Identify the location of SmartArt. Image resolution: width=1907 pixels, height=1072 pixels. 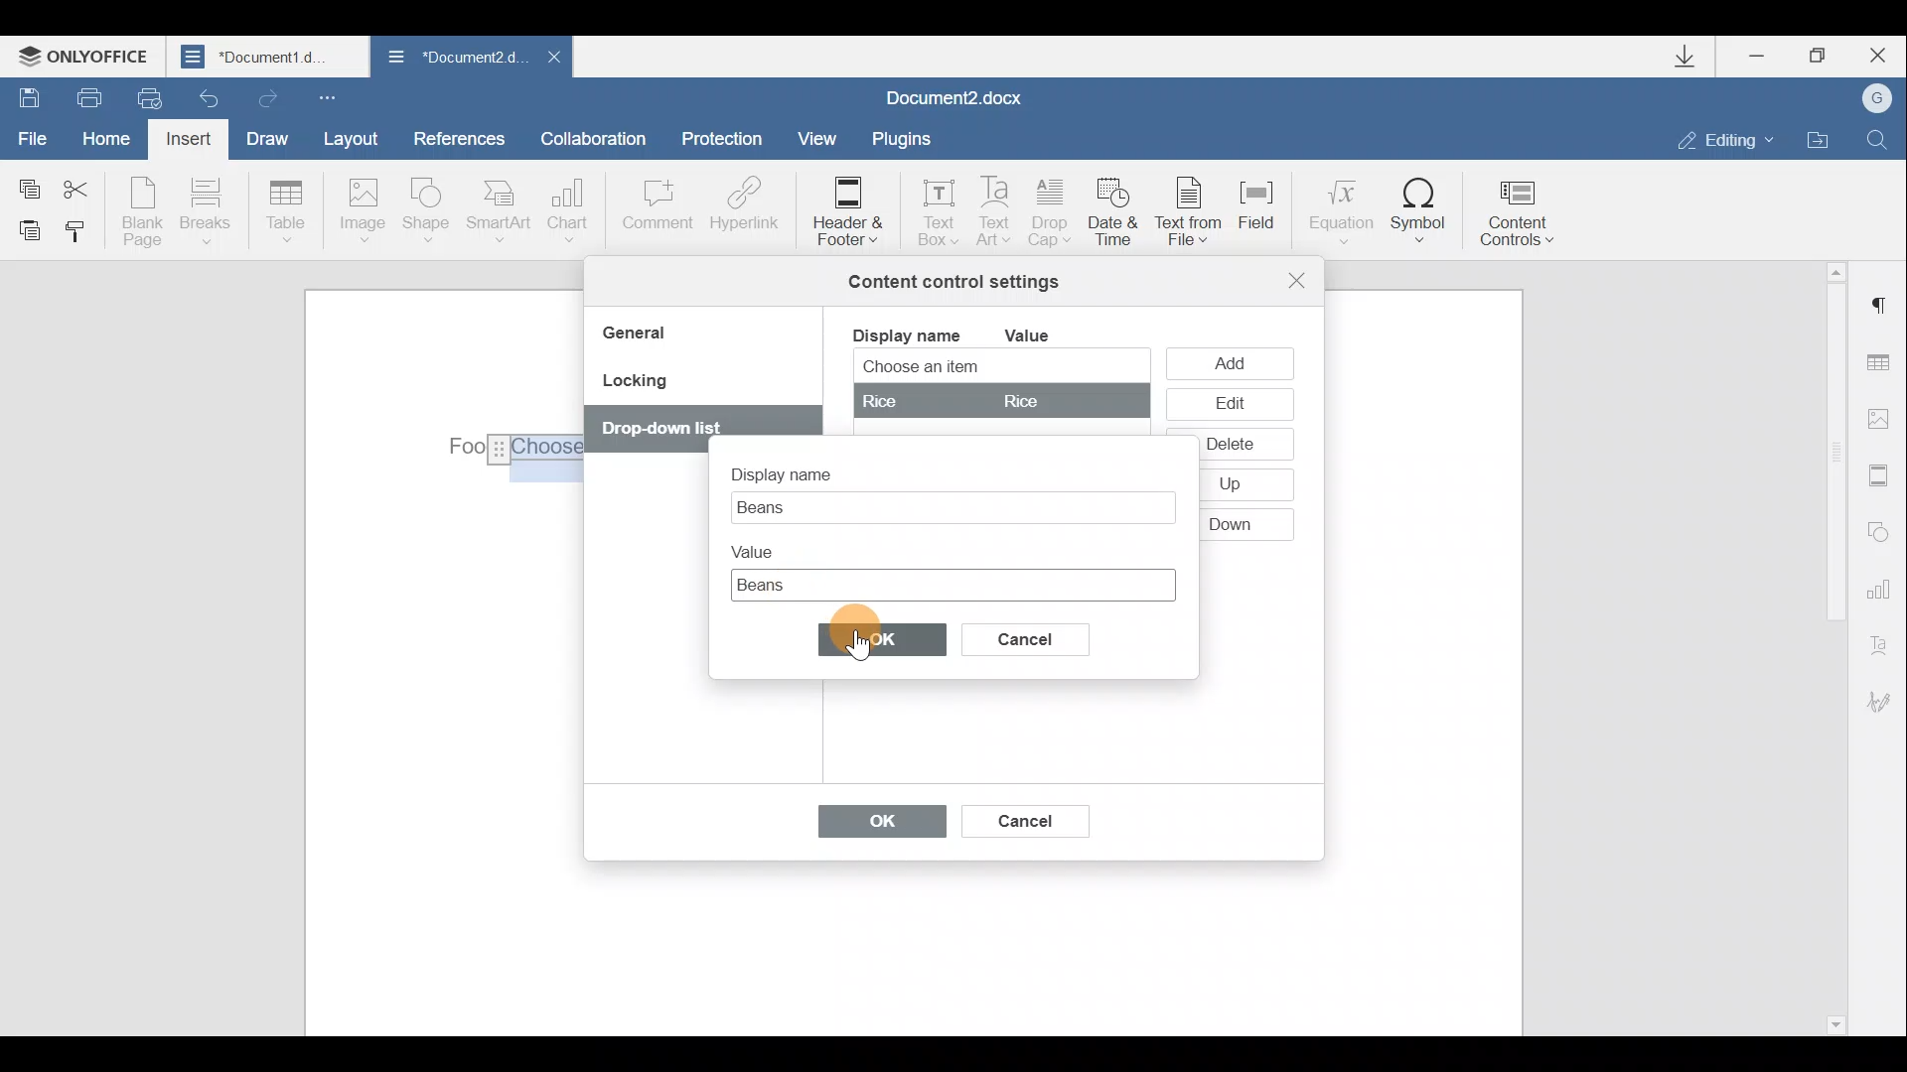
(500, 209).